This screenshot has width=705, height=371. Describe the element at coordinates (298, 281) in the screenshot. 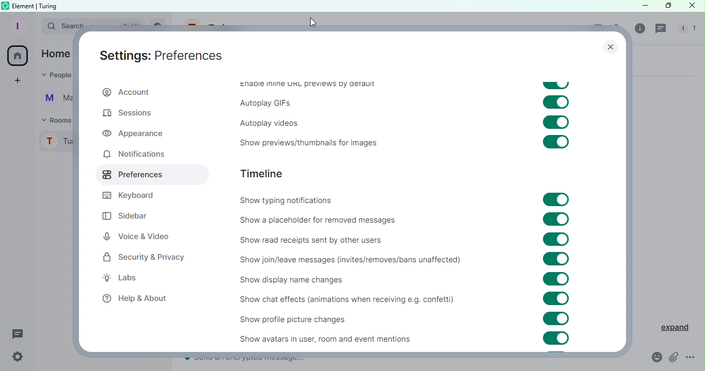

I see `Show display name changes` at that location.